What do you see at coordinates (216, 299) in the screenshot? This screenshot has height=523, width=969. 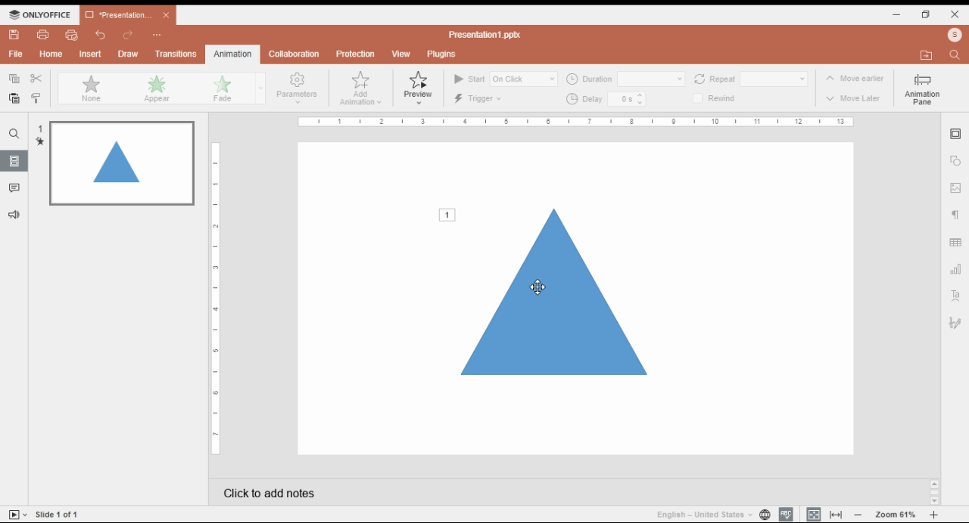 I see `vwettical scale` at bounding box center [216, 299].